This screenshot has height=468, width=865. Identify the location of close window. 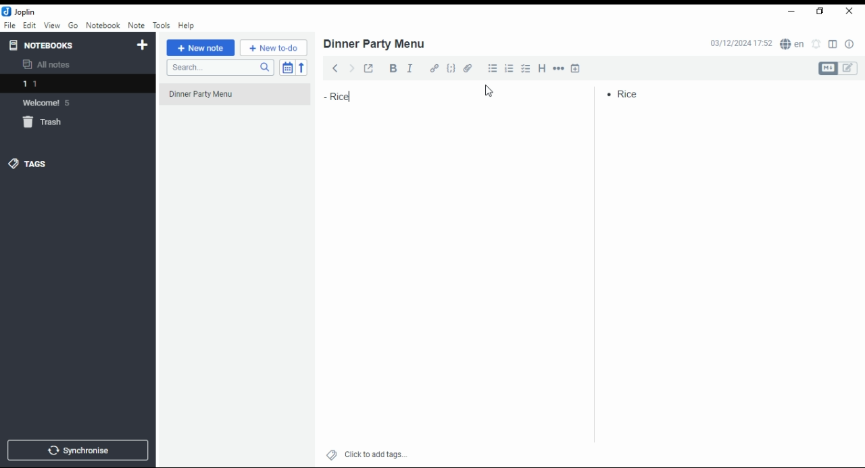
(849, 12).